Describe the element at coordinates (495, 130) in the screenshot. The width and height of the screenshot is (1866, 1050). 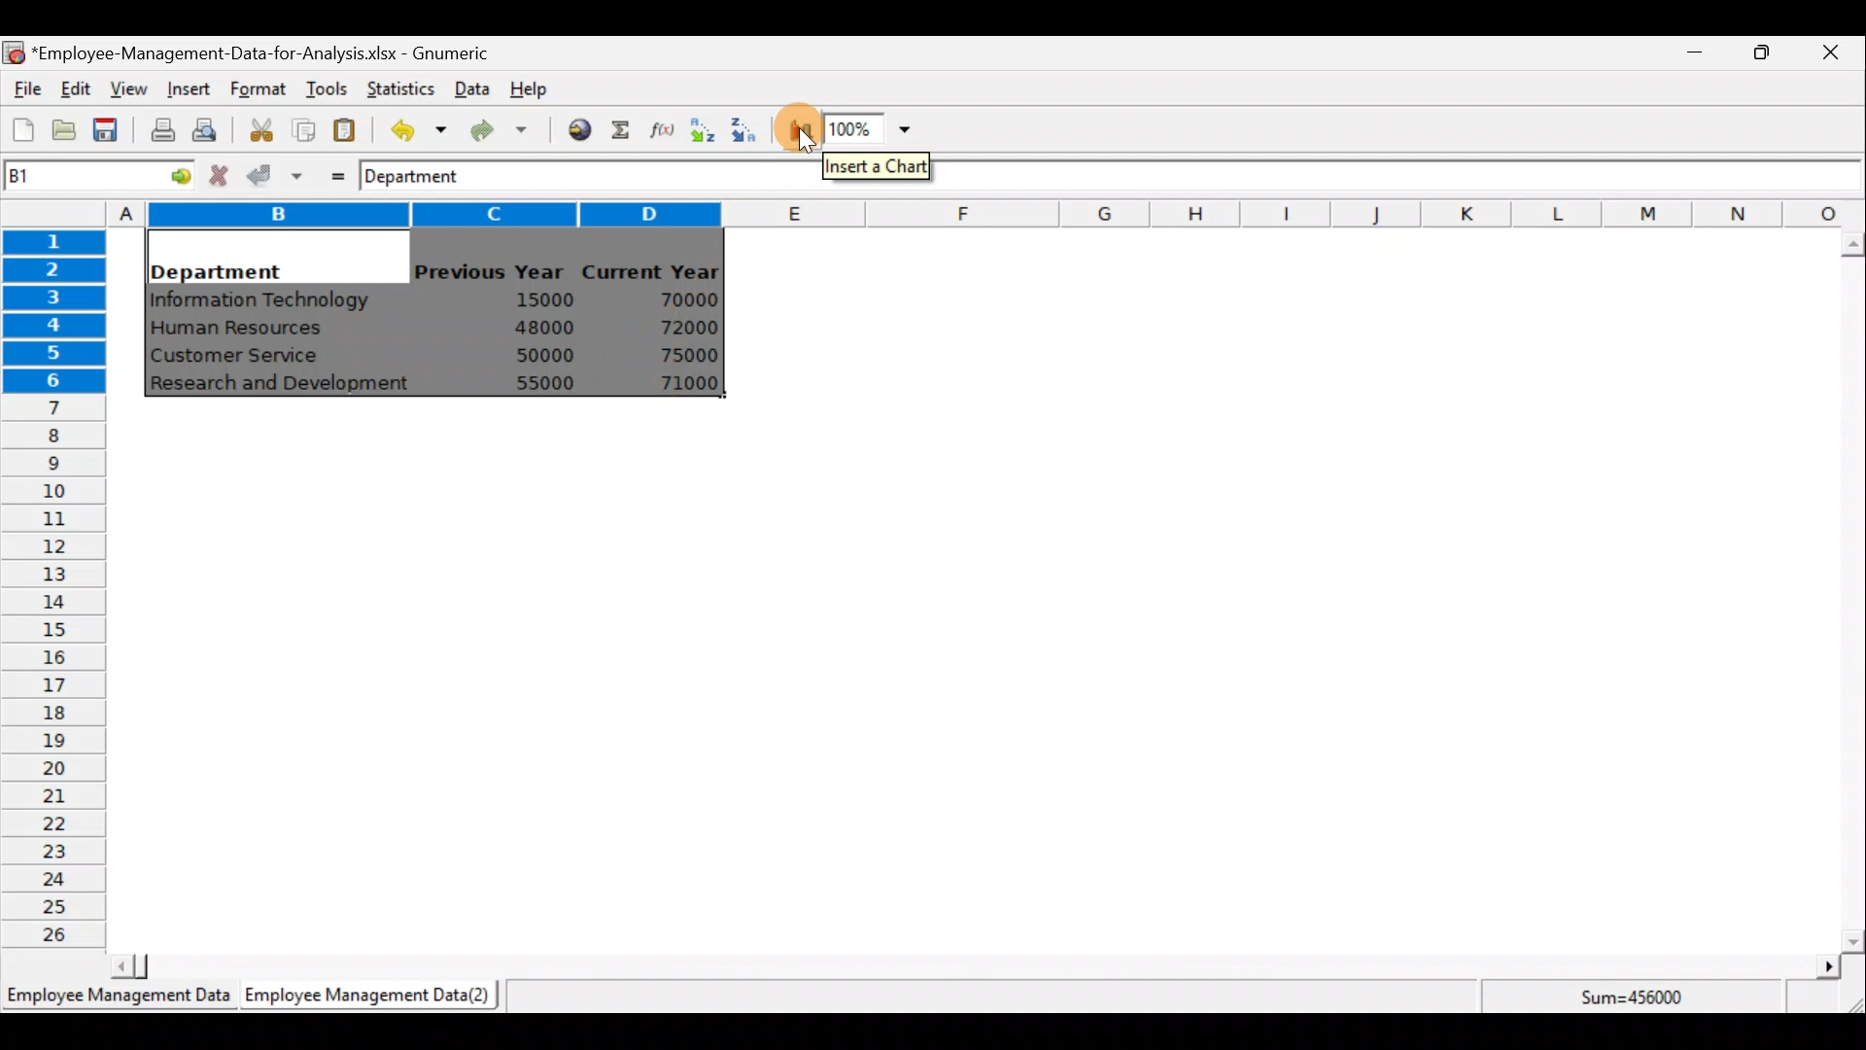
I see `Redo undone action` at that location.